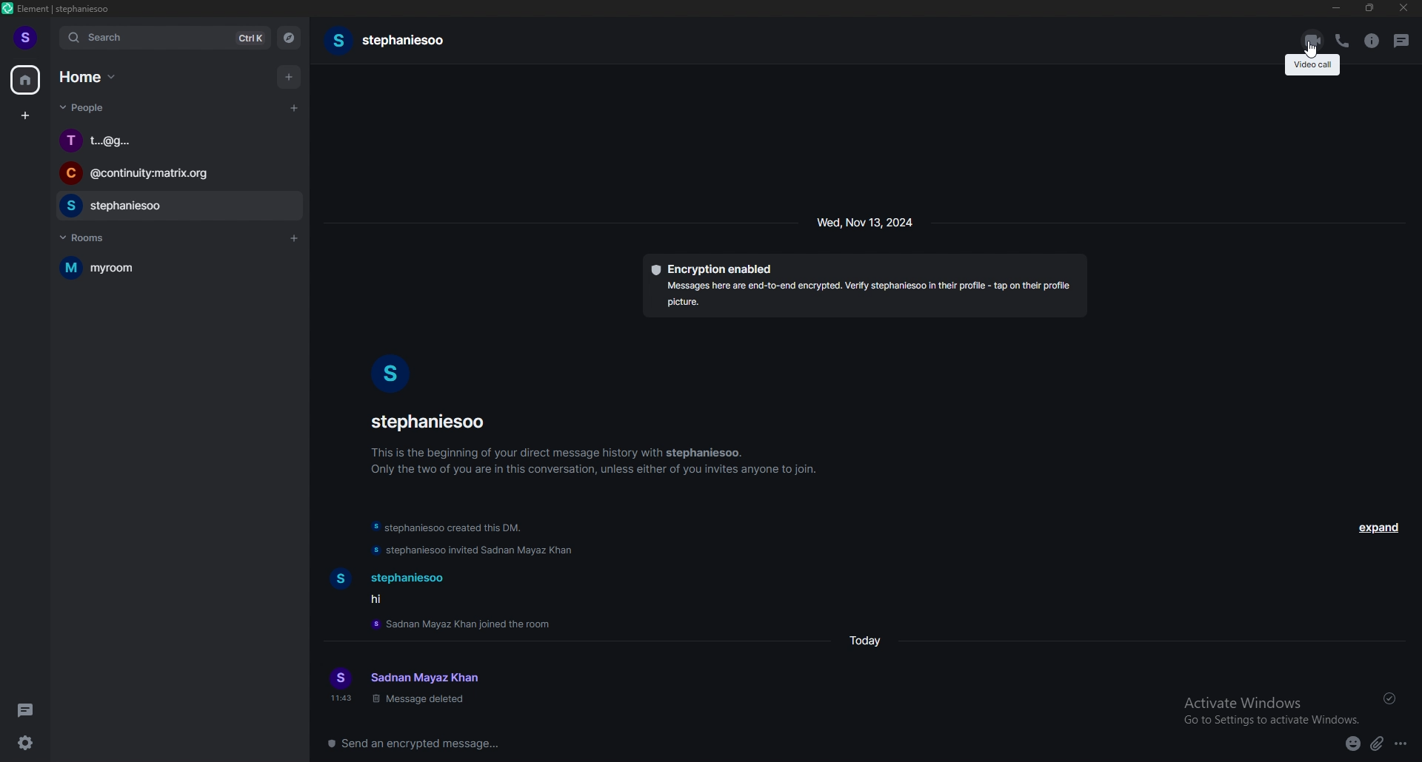 The height and width of the screenshot is (762, 1422). I want to click on theads, so click(27, 710).